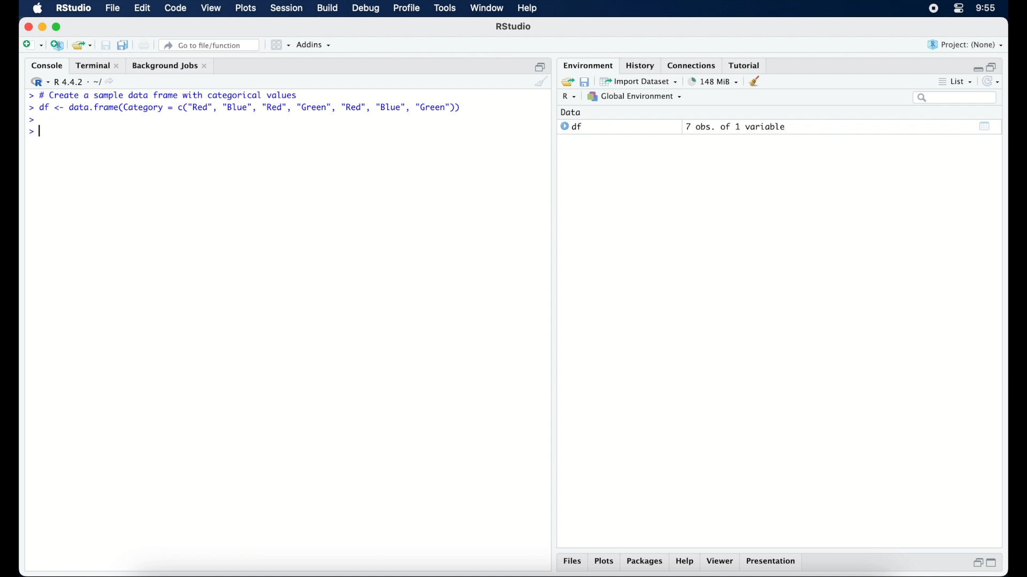 This screenshot has height=577, width=1027. Describe the element at coordinates (986, 128) in the screenshot. I see `show output window` at that location.